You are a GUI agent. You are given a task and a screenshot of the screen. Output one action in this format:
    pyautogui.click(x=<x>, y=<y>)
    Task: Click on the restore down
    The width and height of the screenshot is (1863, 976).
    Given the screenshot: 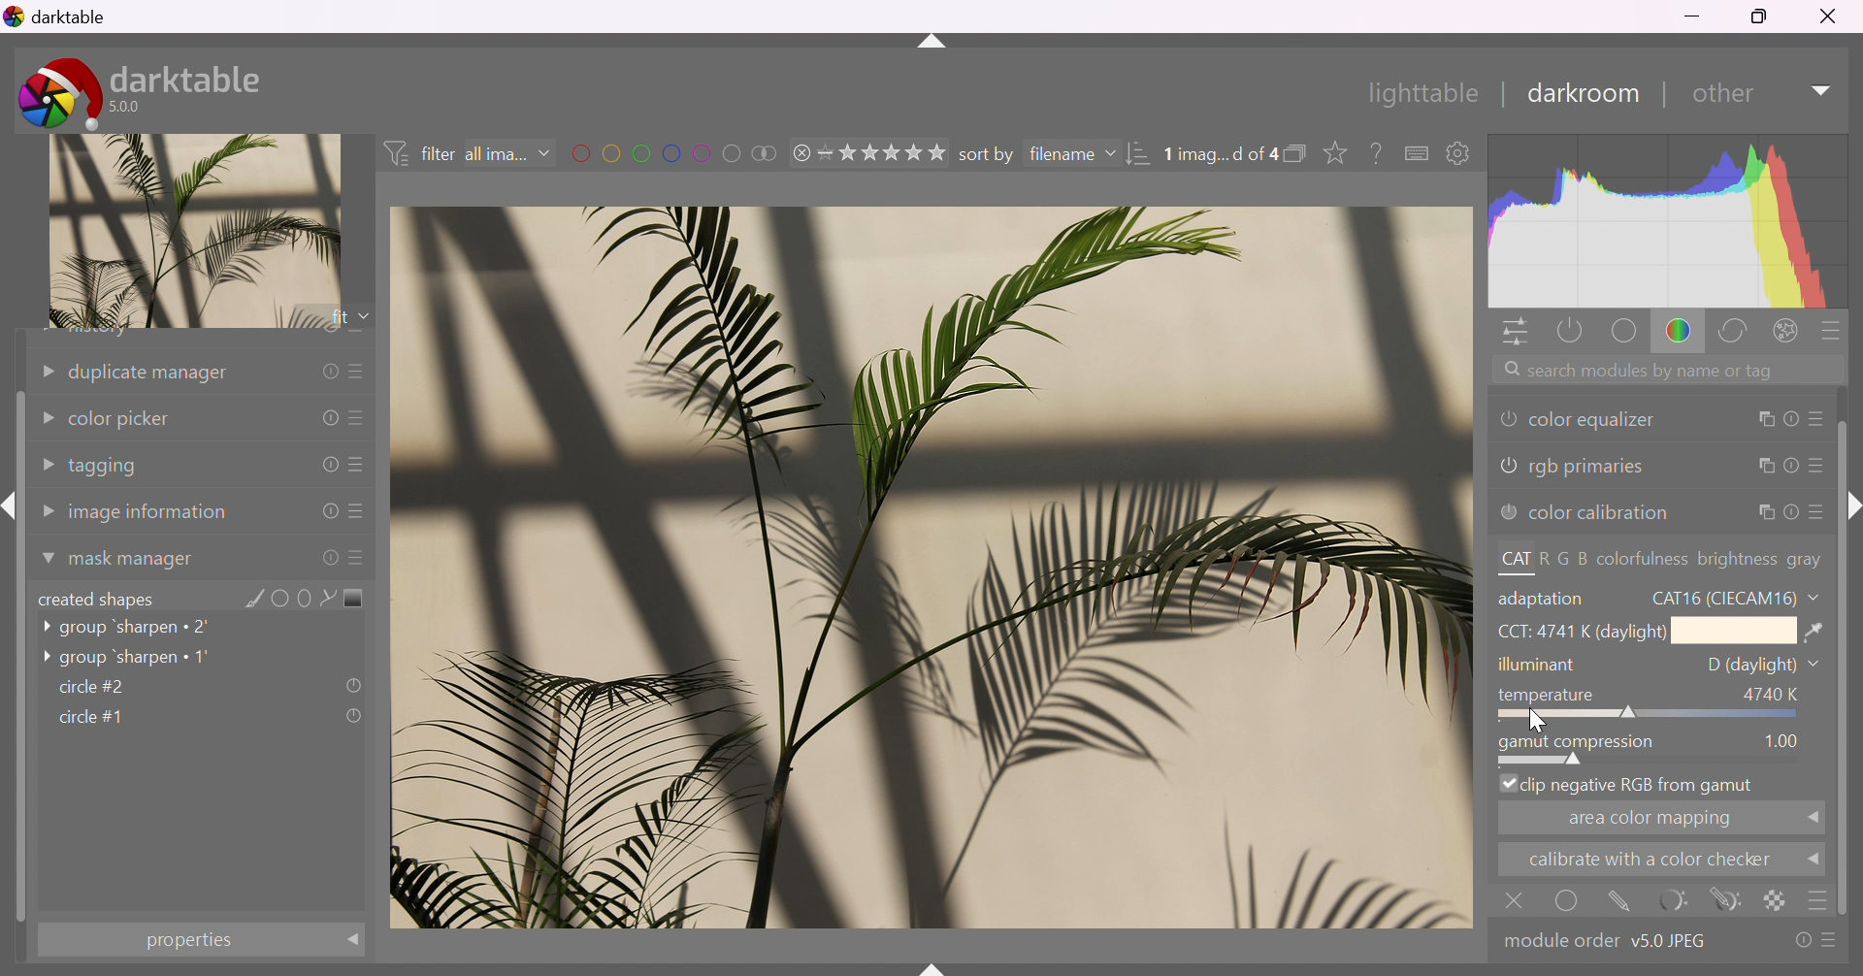 What is the action you would take?
    pyautogui.click(x=1763, y=16)
    